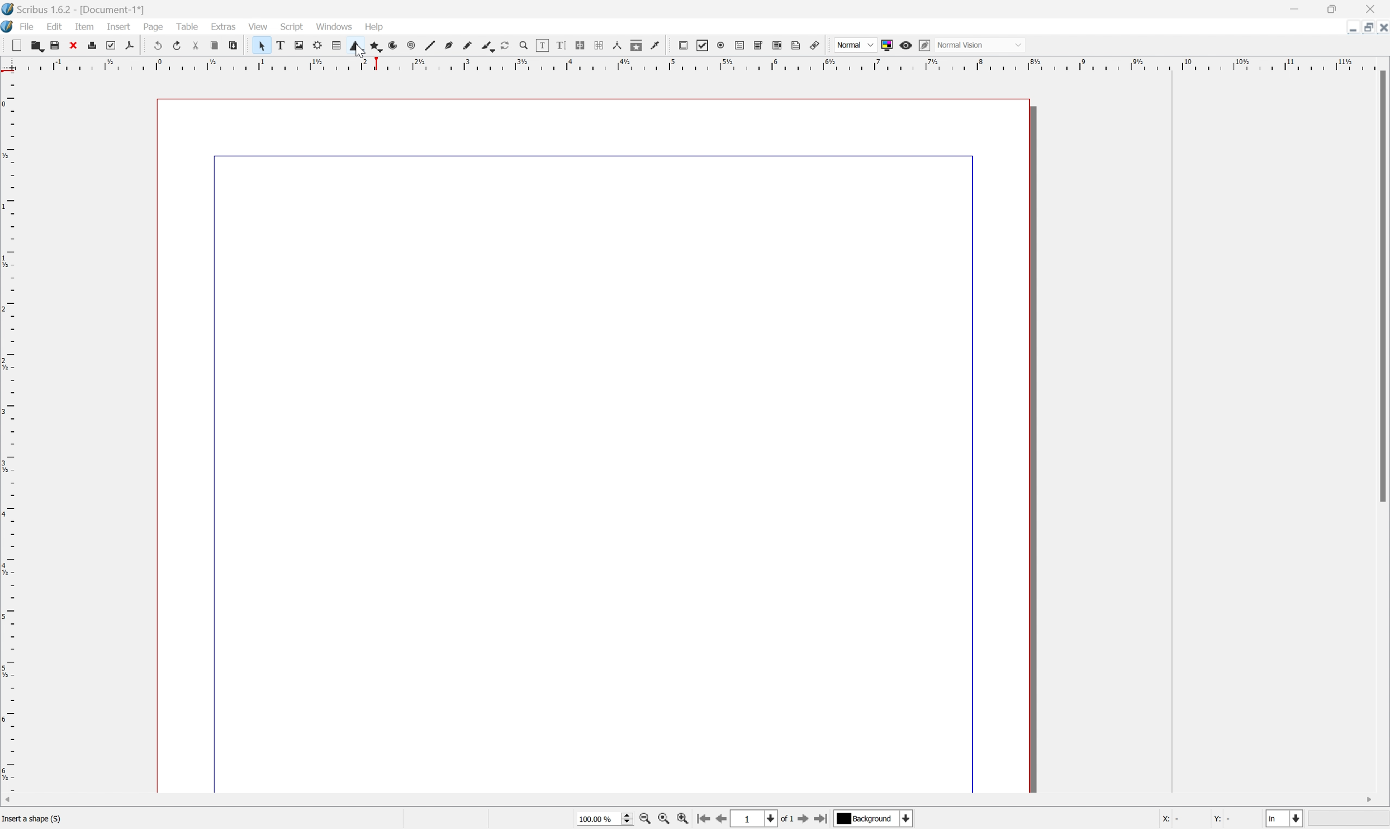  What do you see at coordinates (91, 45) in the screenshot?
I see `Print` at bounding box center [91, 45].